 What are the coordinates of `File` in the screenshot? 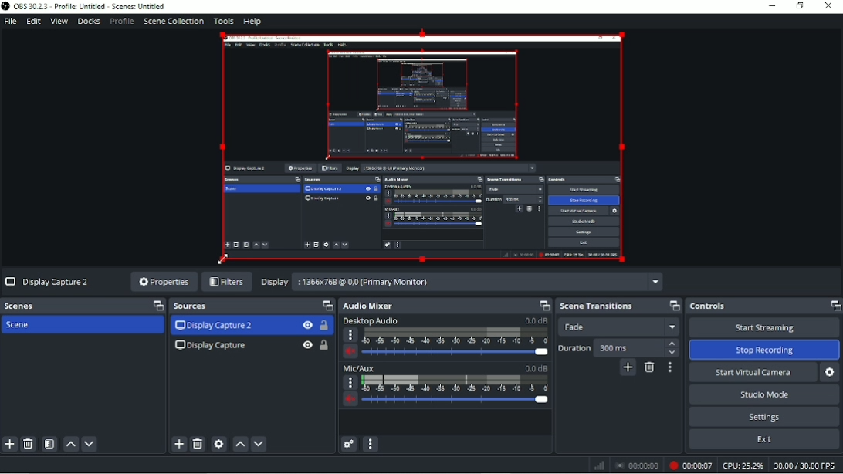 It's located at (11, 22).